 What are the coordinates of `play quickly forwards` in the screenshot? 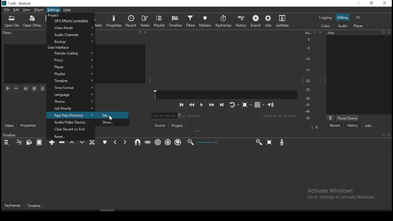 It's located at (212, 105).